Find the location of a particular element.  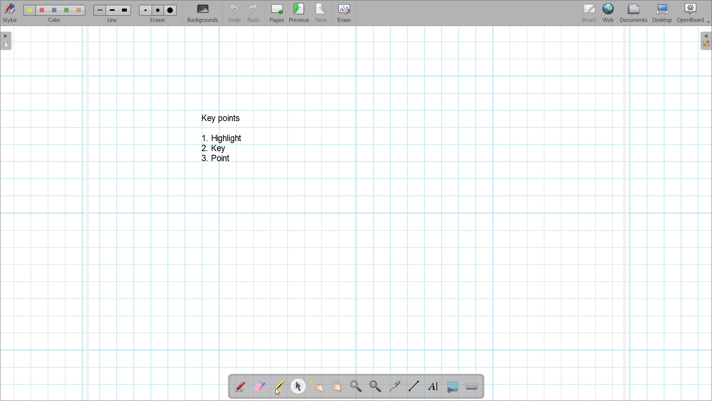

1. Highlight is located at coordinates (223, 138).